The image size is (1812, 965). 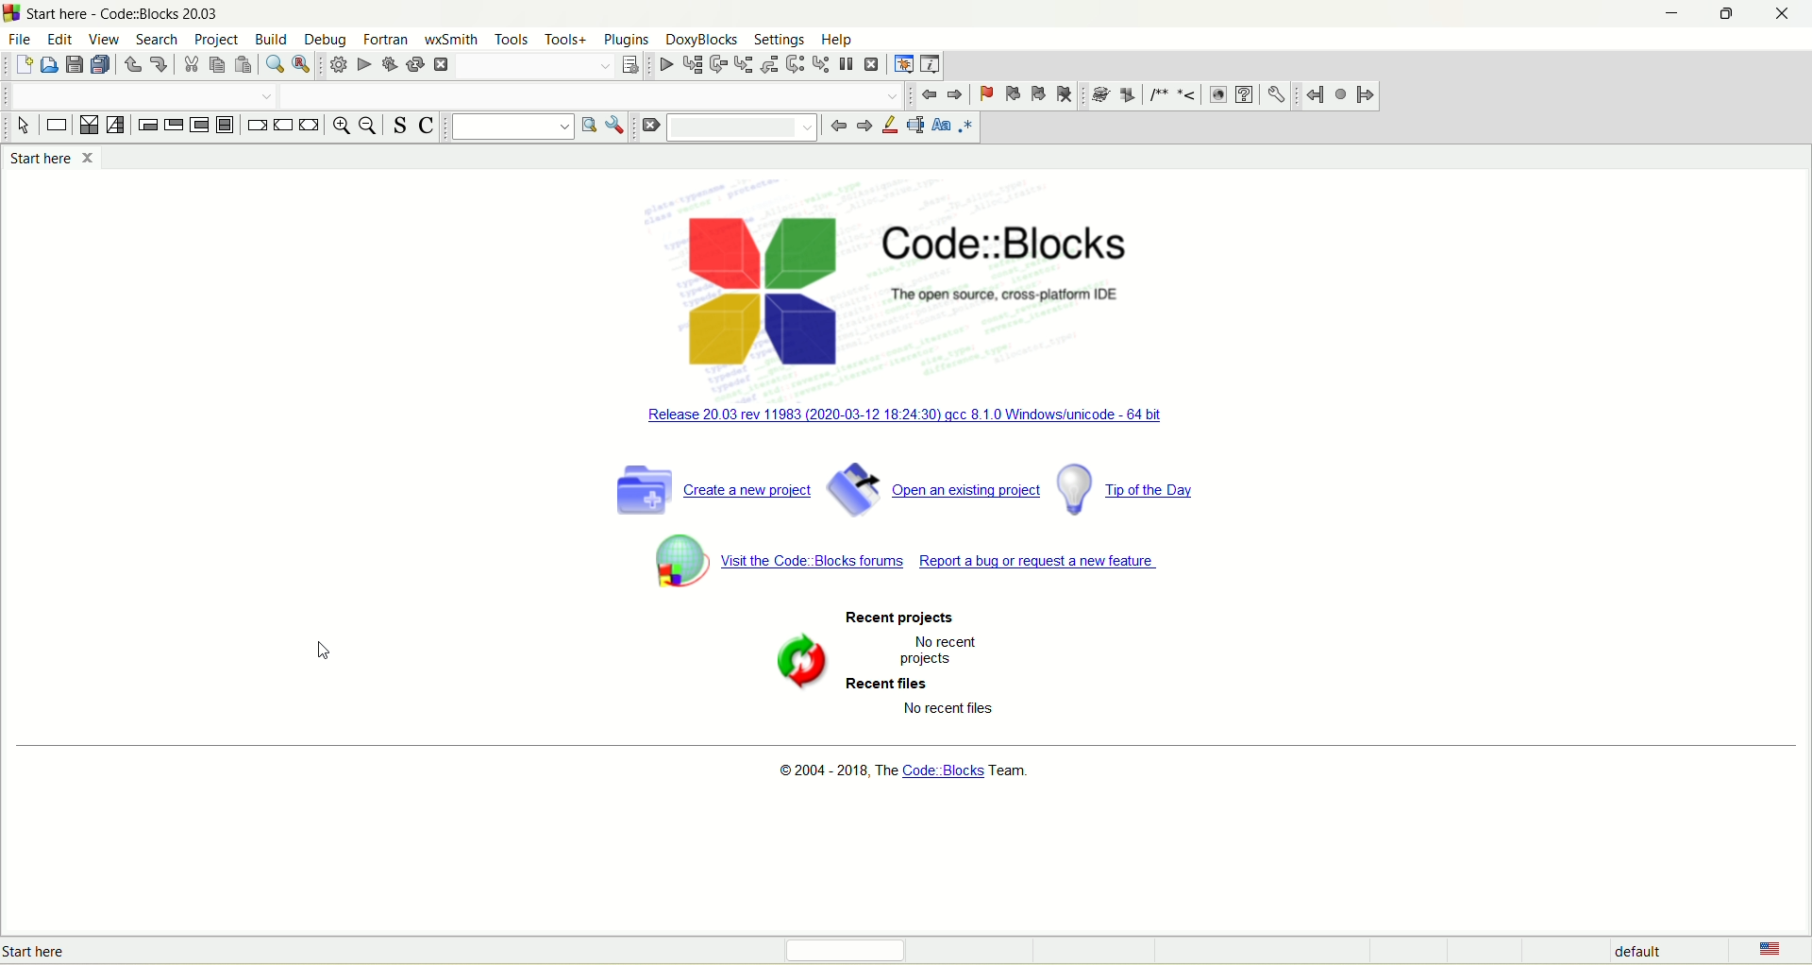 I want to click on return instruction, so click(x=310, y=126).